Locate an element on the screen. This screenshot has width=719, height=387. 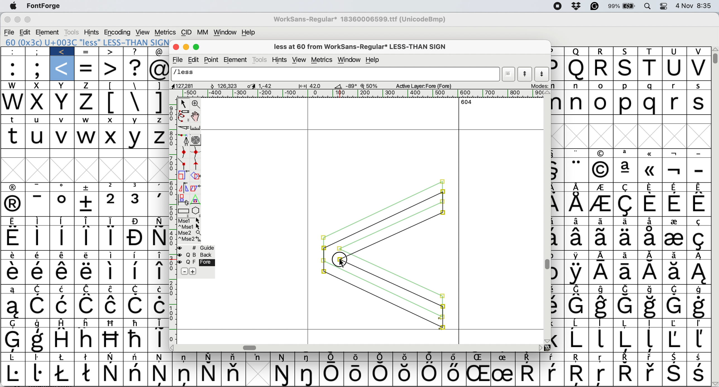
Symbol is located at coordinates (651, 273).